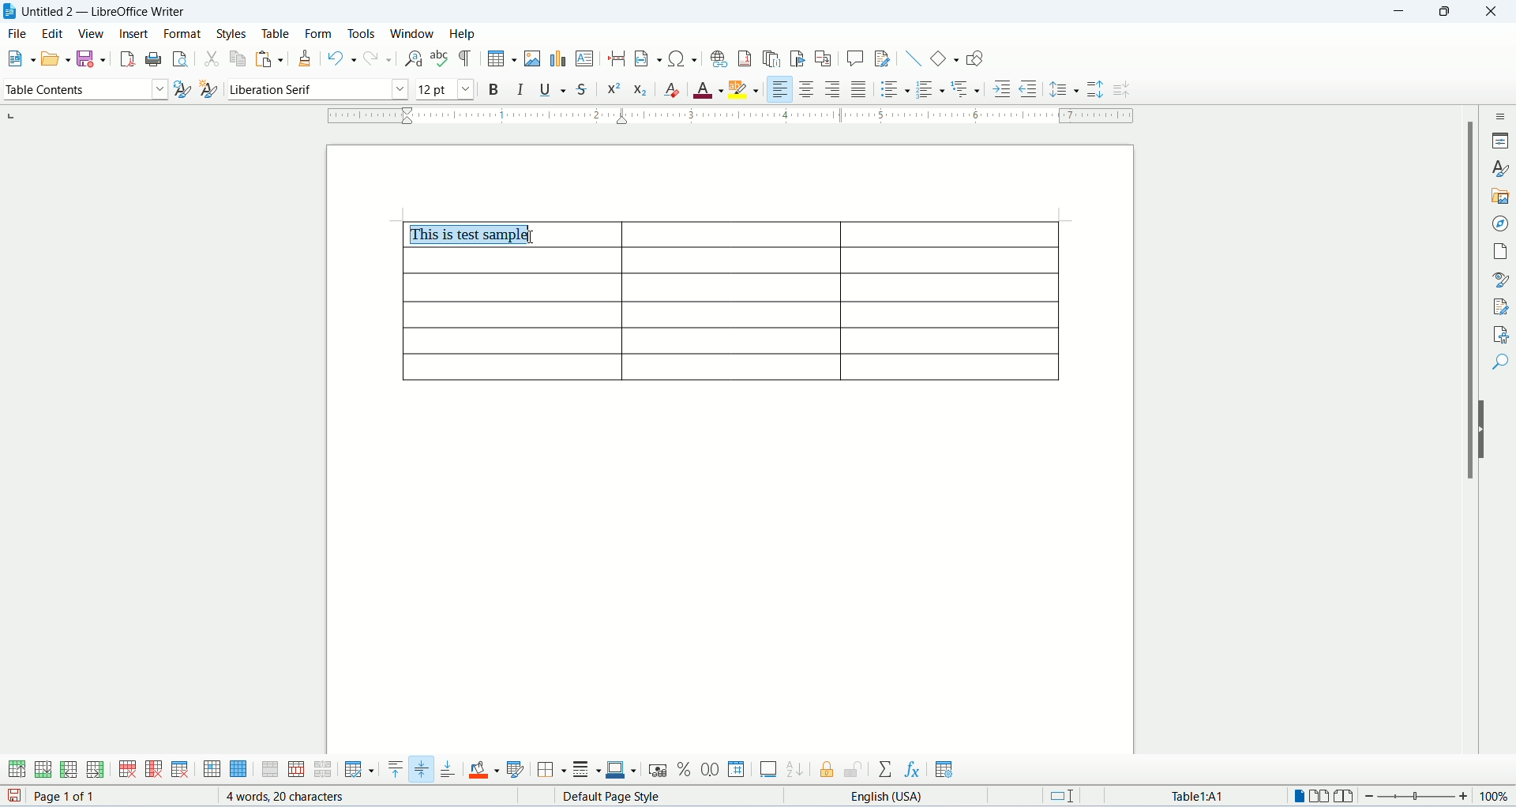 The width and height of the screenshot is (1516, 807). Describe the element at coordinates (441, 58) in the screenshot. I see `spell check` at that location.